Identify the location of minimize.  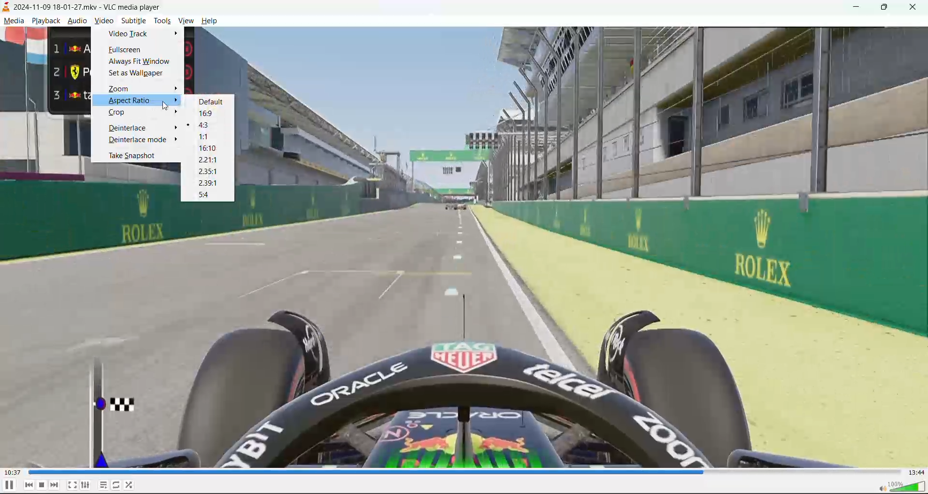
(854, 8).